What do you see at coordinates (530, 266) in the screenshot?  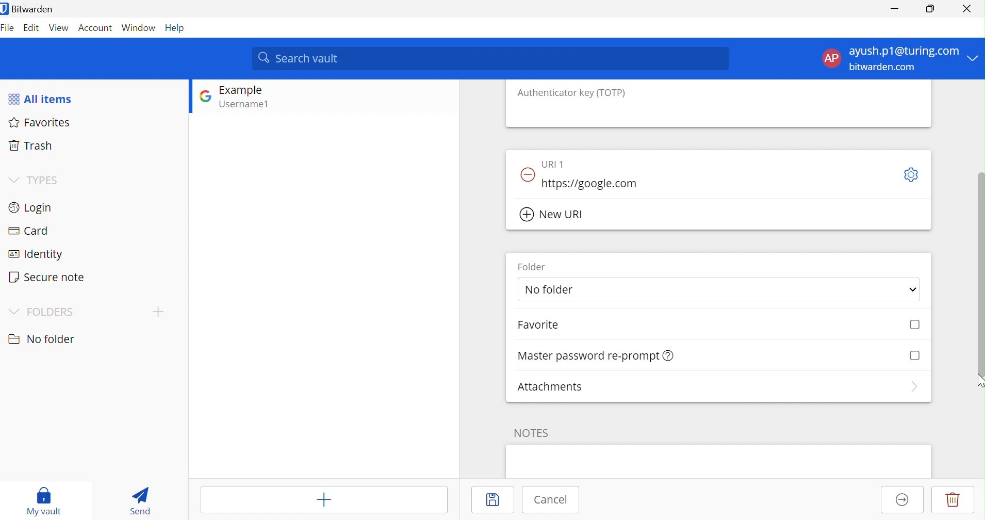 I see `Folder` at bounding box center [530, 266].